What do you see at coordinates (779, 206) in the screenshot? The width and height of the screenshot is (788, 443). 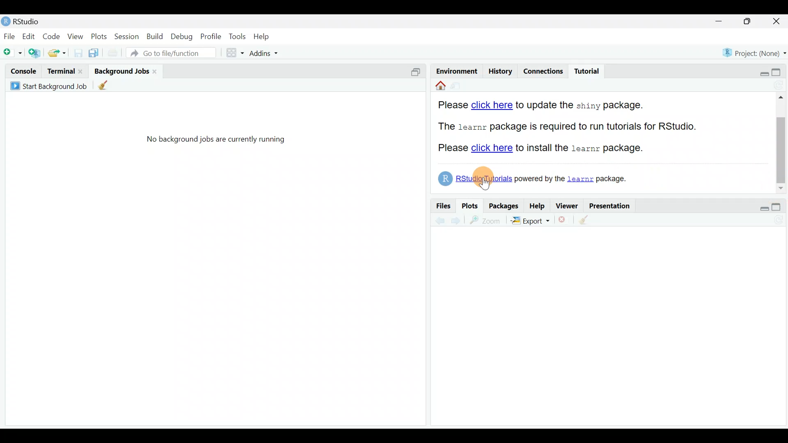 I see `maximize` at bounding box center [779, 206].